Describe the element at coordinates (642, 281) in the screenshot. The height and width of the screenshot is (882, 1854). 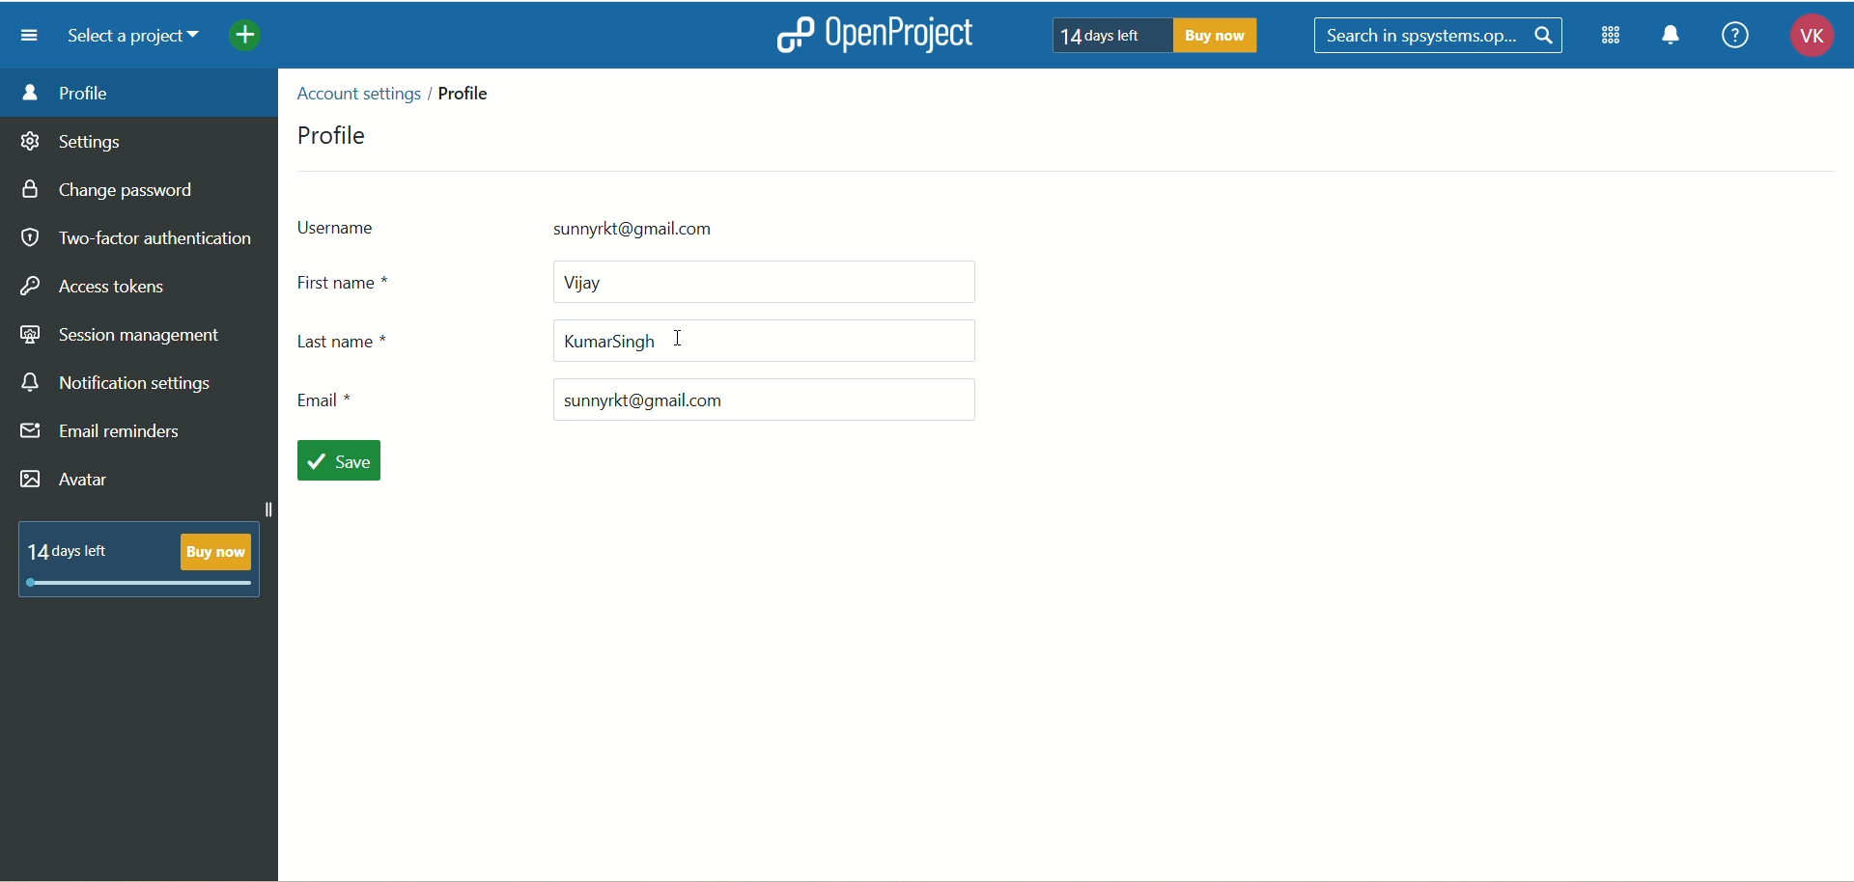
I see `first name` at that location.